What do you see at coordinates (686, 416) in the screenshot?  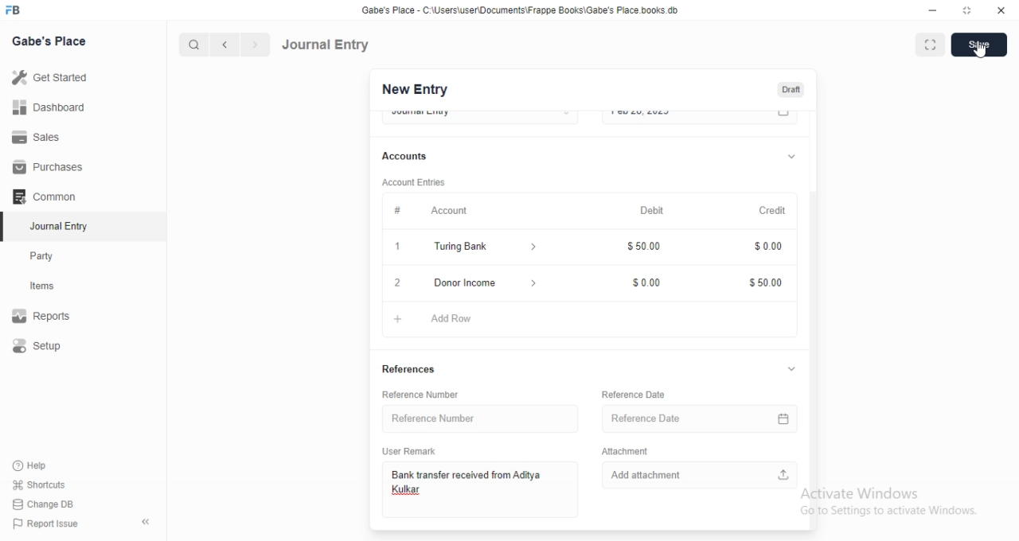 I see `Reference Date` at bounding box center [686, 416].